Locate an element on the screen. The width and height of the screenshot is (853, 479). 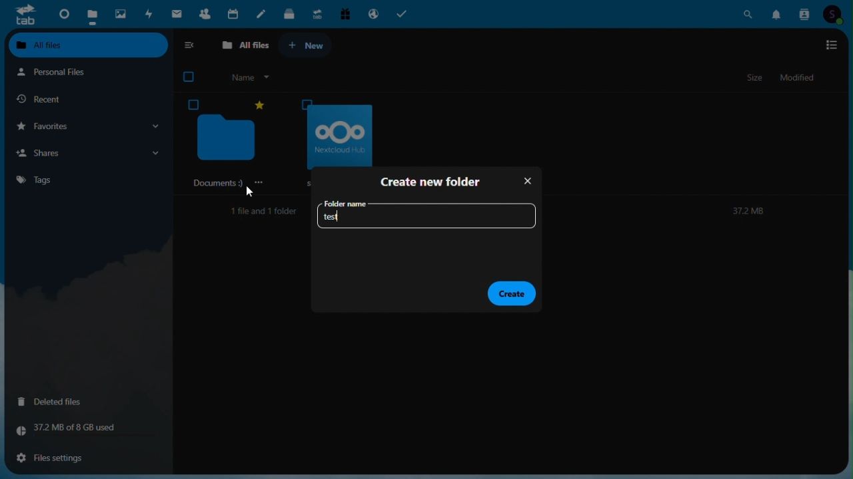
Tags is located at coordinates (85, 179).